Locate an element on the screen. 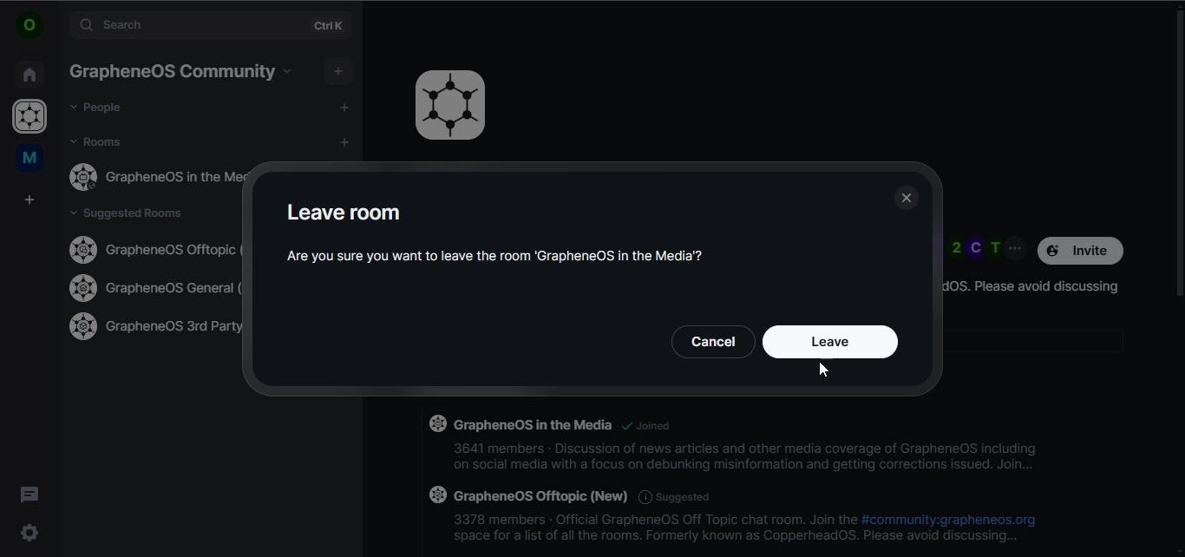 This screenshot has height=557, width=1185. suggested rooms is located at coordinates (134, 214).